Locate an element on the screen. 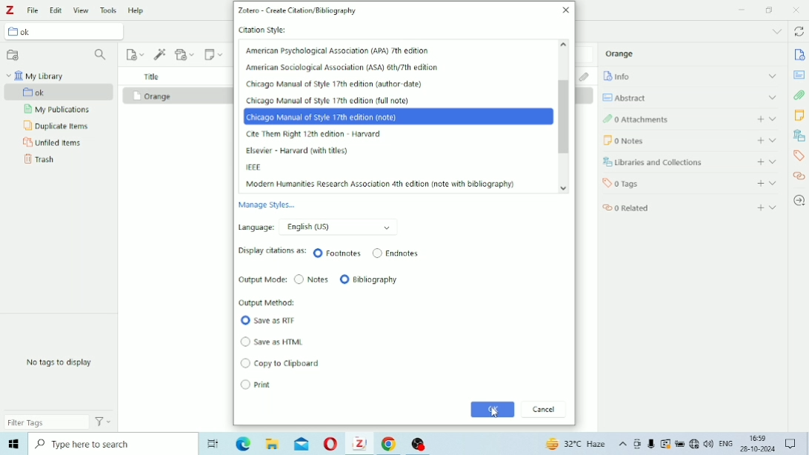 The height and width of the screenshot is (455, 809). Abstract is located at coordinates (799, 75).